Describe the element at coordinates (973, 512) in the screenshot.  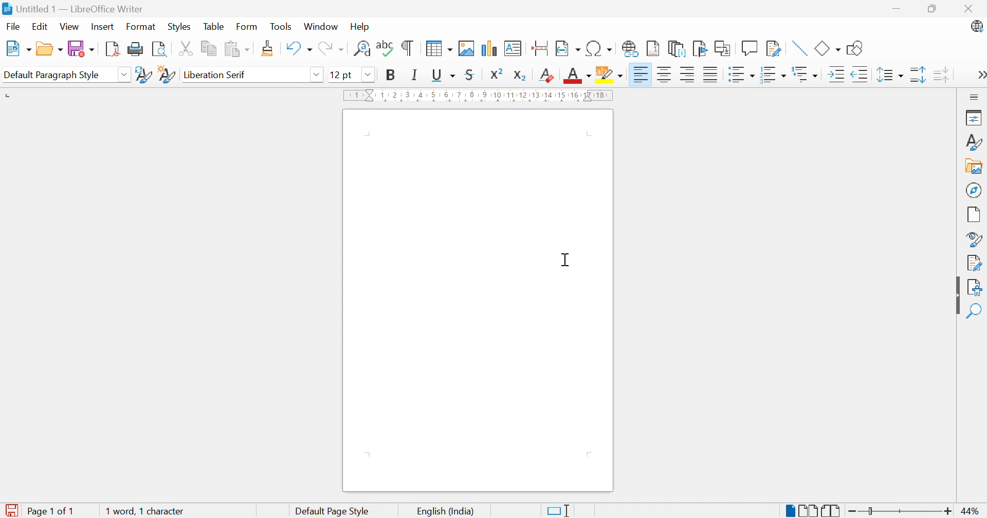
I see `44%` at that location.